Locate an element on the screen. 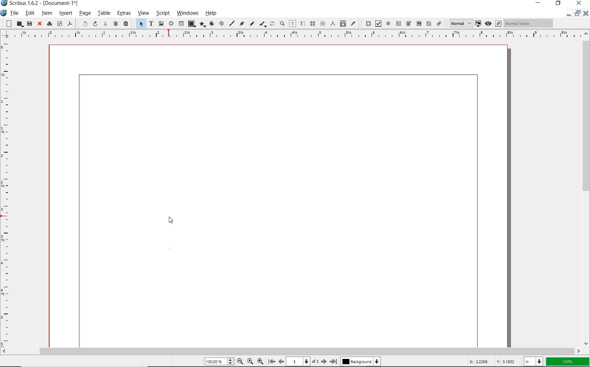  scrollbar is located at coordinates (586, 188).